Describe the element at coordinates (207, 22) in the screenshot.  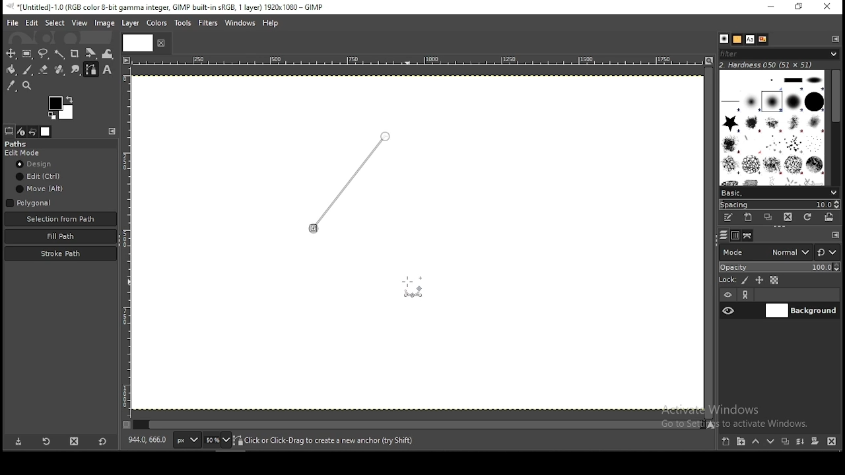
I see `filters` at that location.